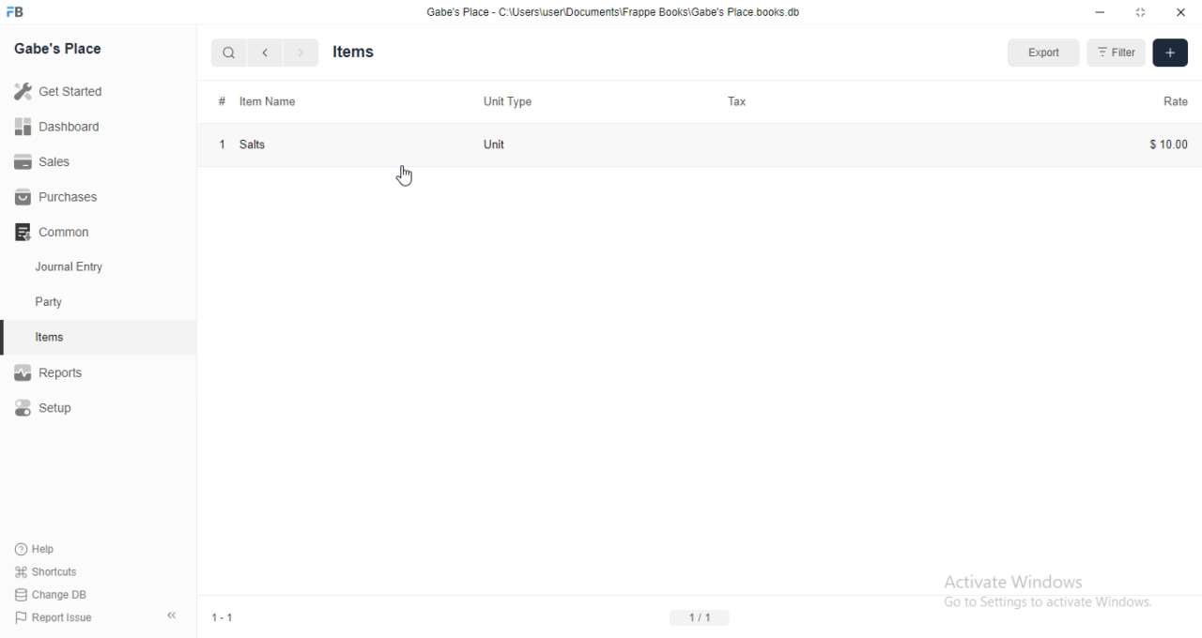 This screenshot has width=1202, height=638. I want to click on logo, so click(15, 11).